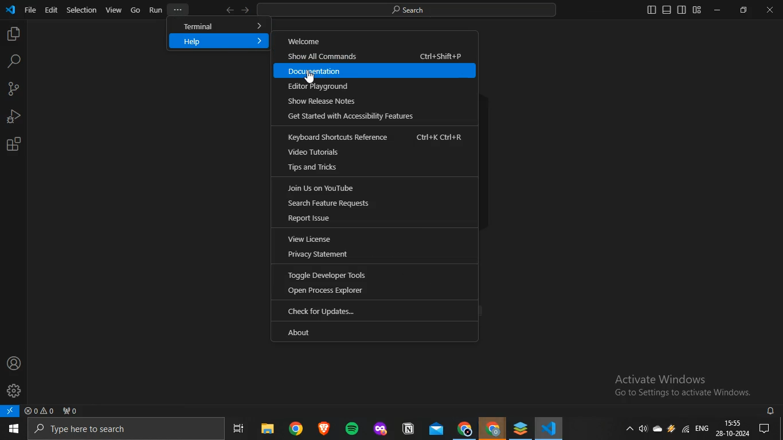 This screenshot has height=440, width=783. I want to click on google chrome, so click(294, 430).